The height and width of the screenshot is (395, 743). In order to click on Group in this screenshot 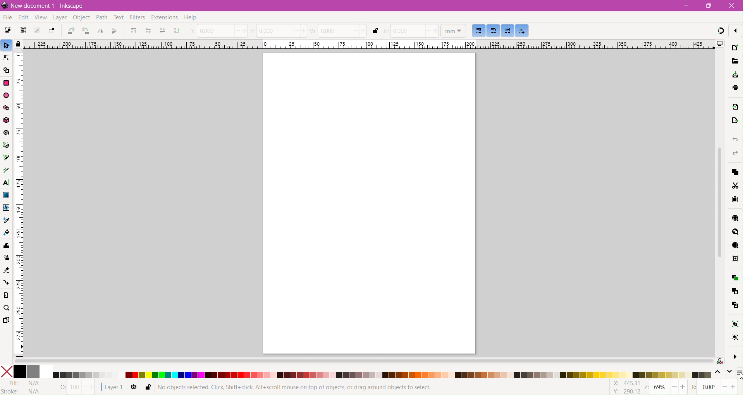, I will do `click(733, 323)`.